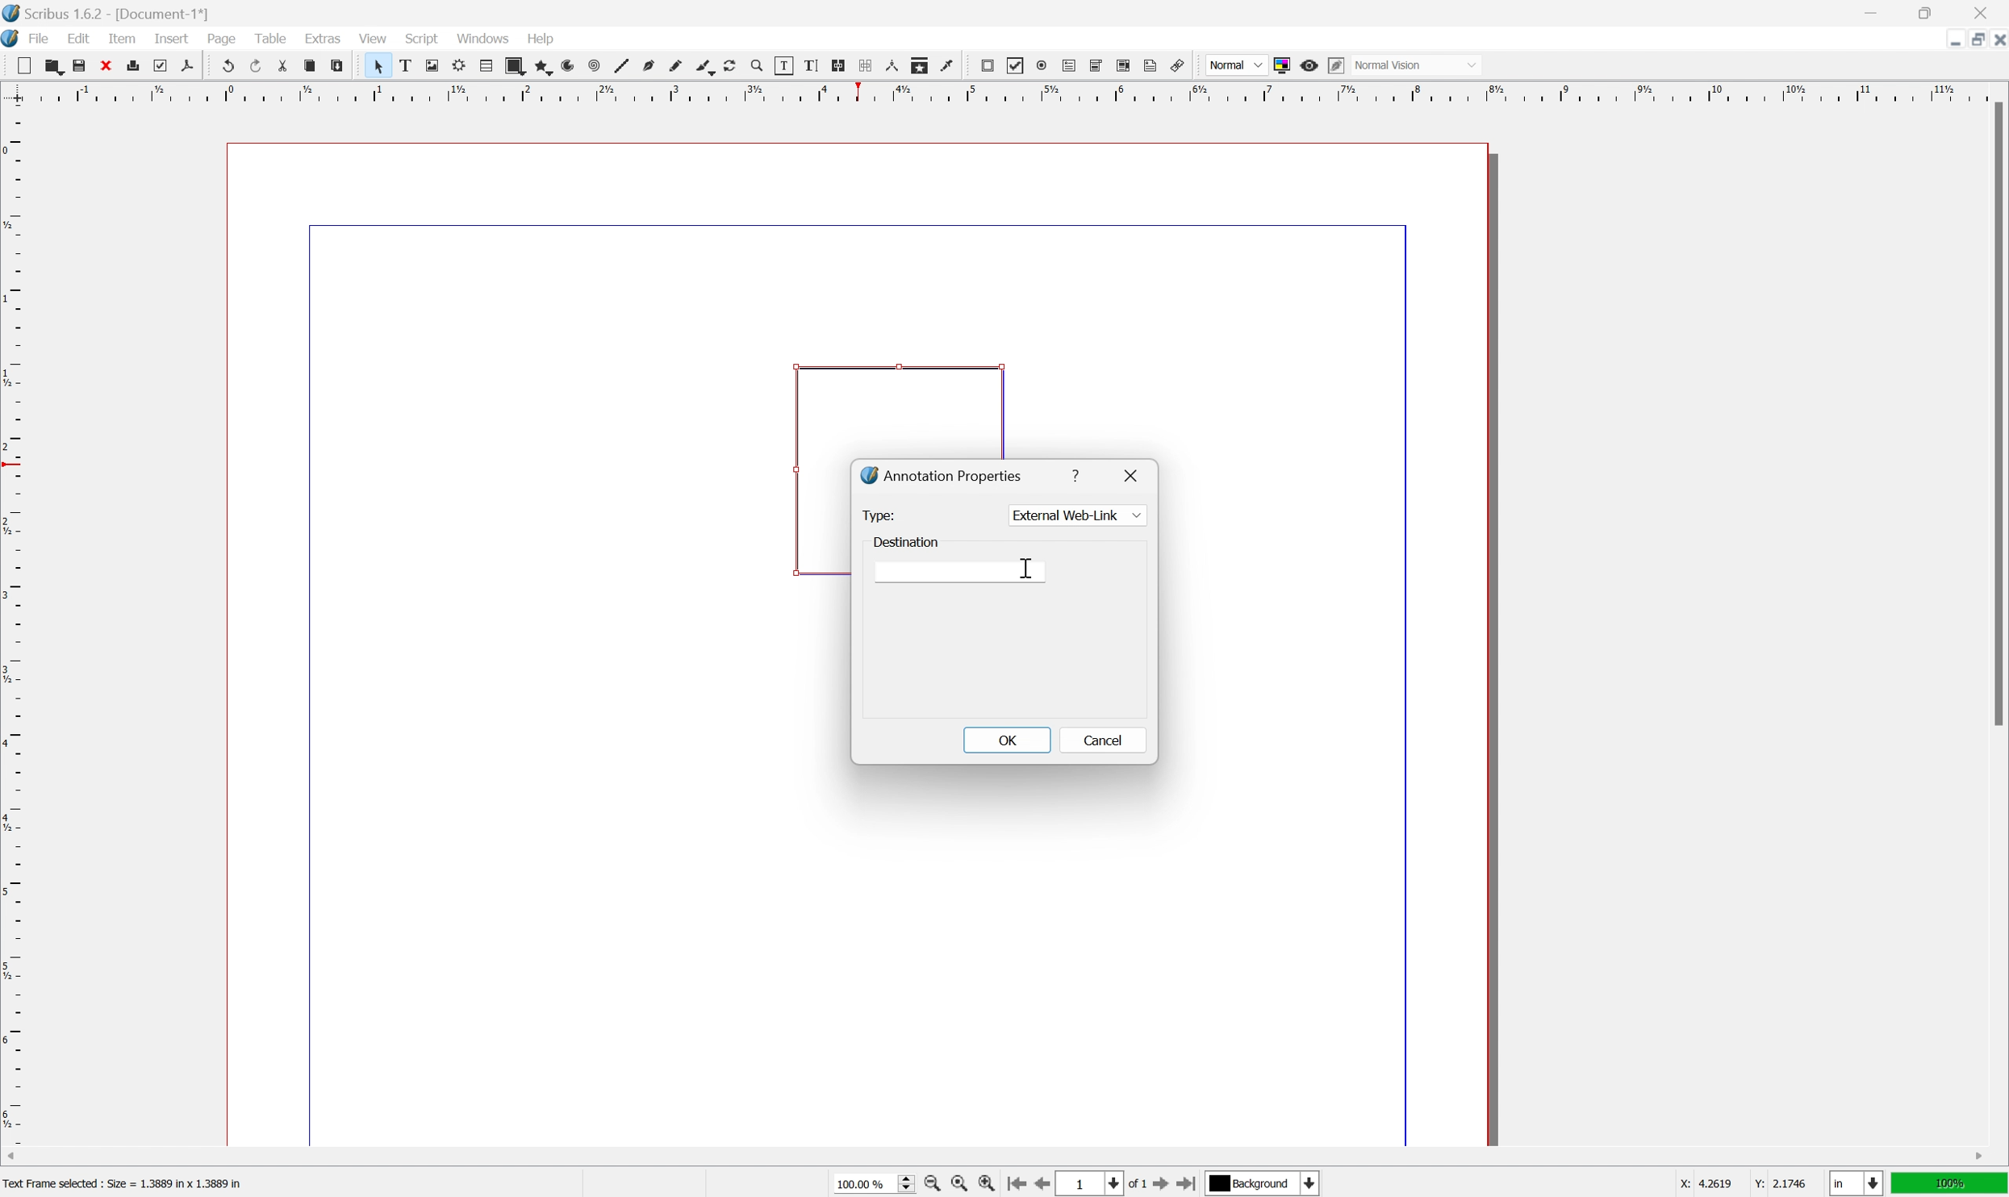 Image resolution: width=2009 pixels, height=1197 pixels. I want to click on new, so click(23, 65).